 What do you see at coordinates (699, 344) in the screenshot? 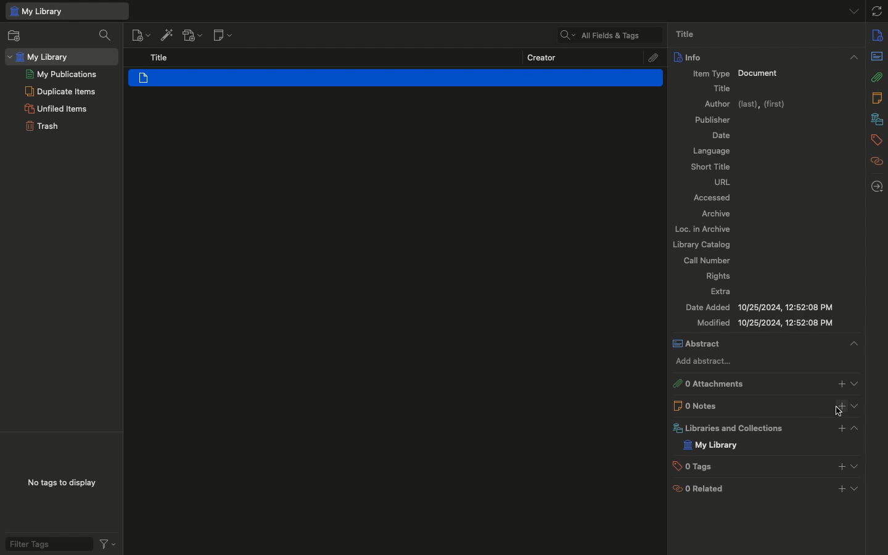
I see `Abstract` at bounding box center [699, 344].